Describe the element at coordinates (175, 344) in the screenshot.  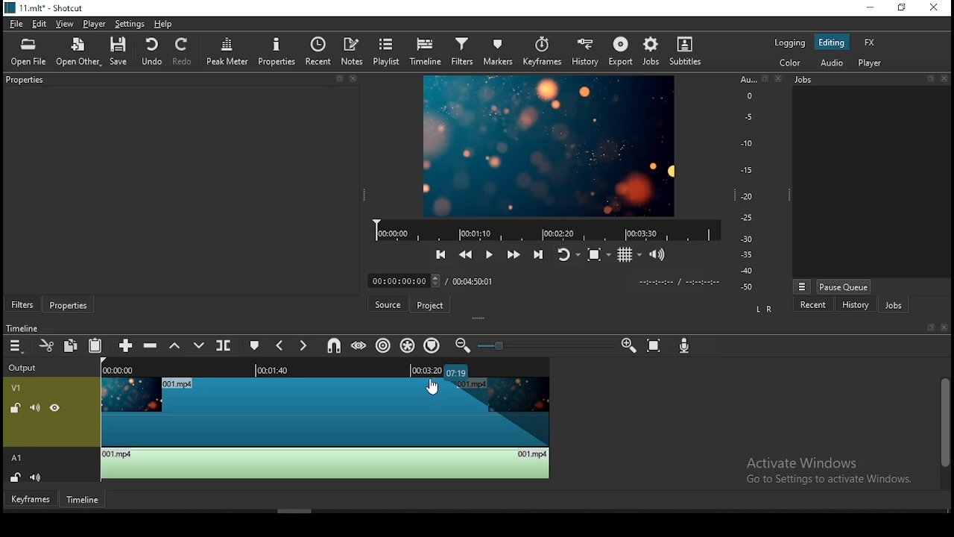
I see `lift` at that location.